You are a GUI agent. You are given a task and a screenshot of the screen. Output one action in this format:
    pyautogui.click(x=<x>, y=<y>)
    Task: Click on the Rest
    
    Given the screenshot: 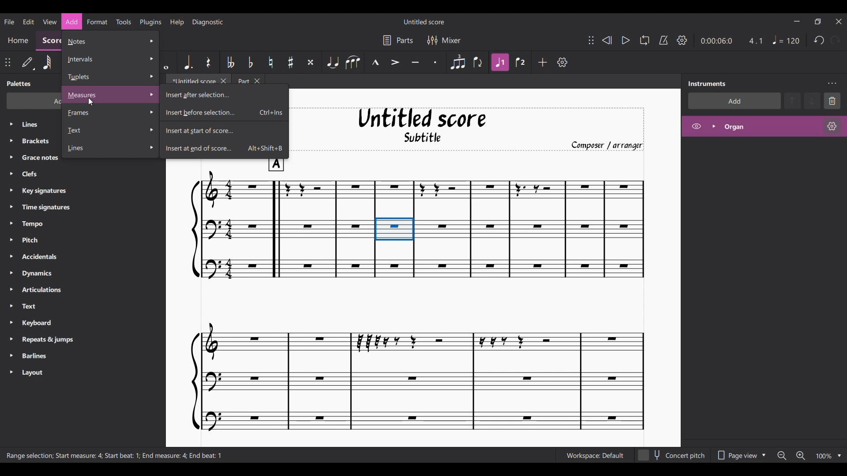 What is the action you would take?
    pyautogui.click(x=209, y=62)
    